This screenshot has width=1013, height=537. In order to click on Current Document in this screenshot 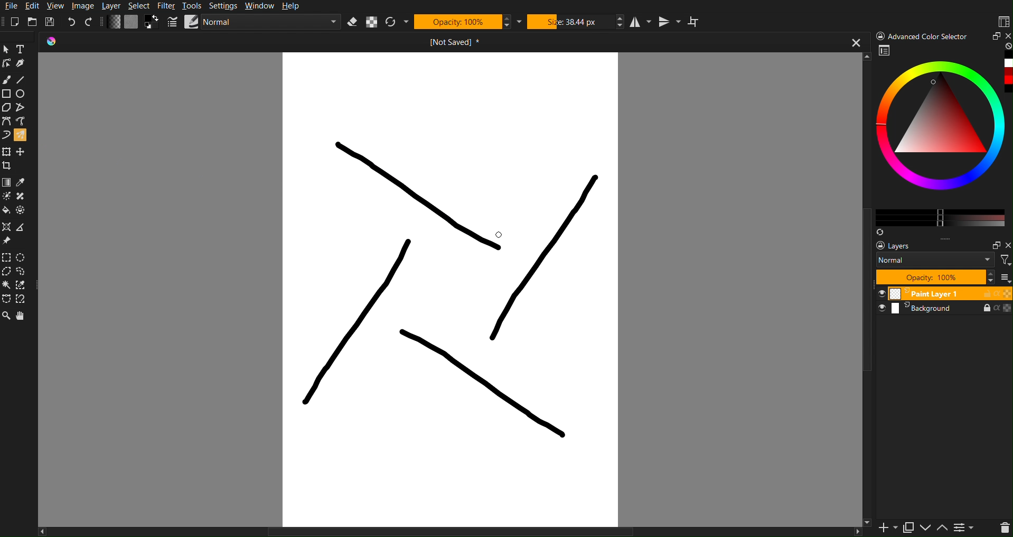, I will do `click(402, 43)`.